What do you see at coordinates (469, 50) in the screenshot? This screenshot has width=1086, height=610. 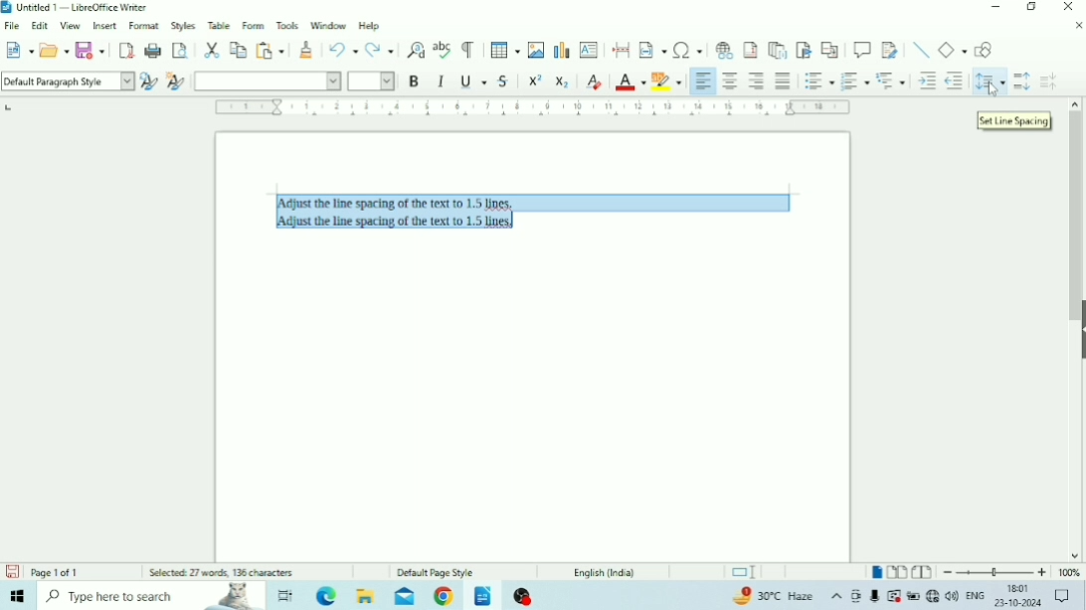 I see `Toggle Formatting Marks` at bounding box center [469, 50].